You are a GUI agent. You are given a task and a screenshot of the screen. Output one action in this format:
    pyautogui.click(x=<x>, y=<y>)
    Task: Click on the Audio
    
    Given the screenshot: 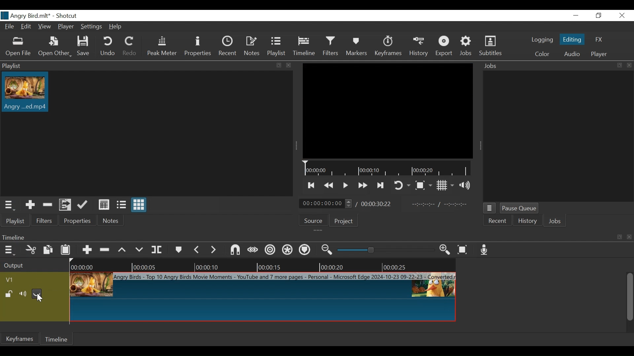 What is the action you would take?
    pyautogui.click(x=571, y=54)
    